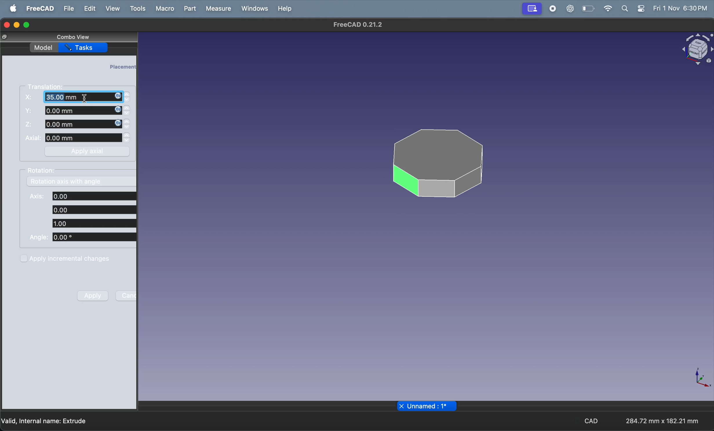 Image resolution: width=714 pixels, height=431 pixels. What do you see at coordinates (428, 406) in the screenshot?
I see `X Unnamed : 1*` at bounding box center [428, 406].